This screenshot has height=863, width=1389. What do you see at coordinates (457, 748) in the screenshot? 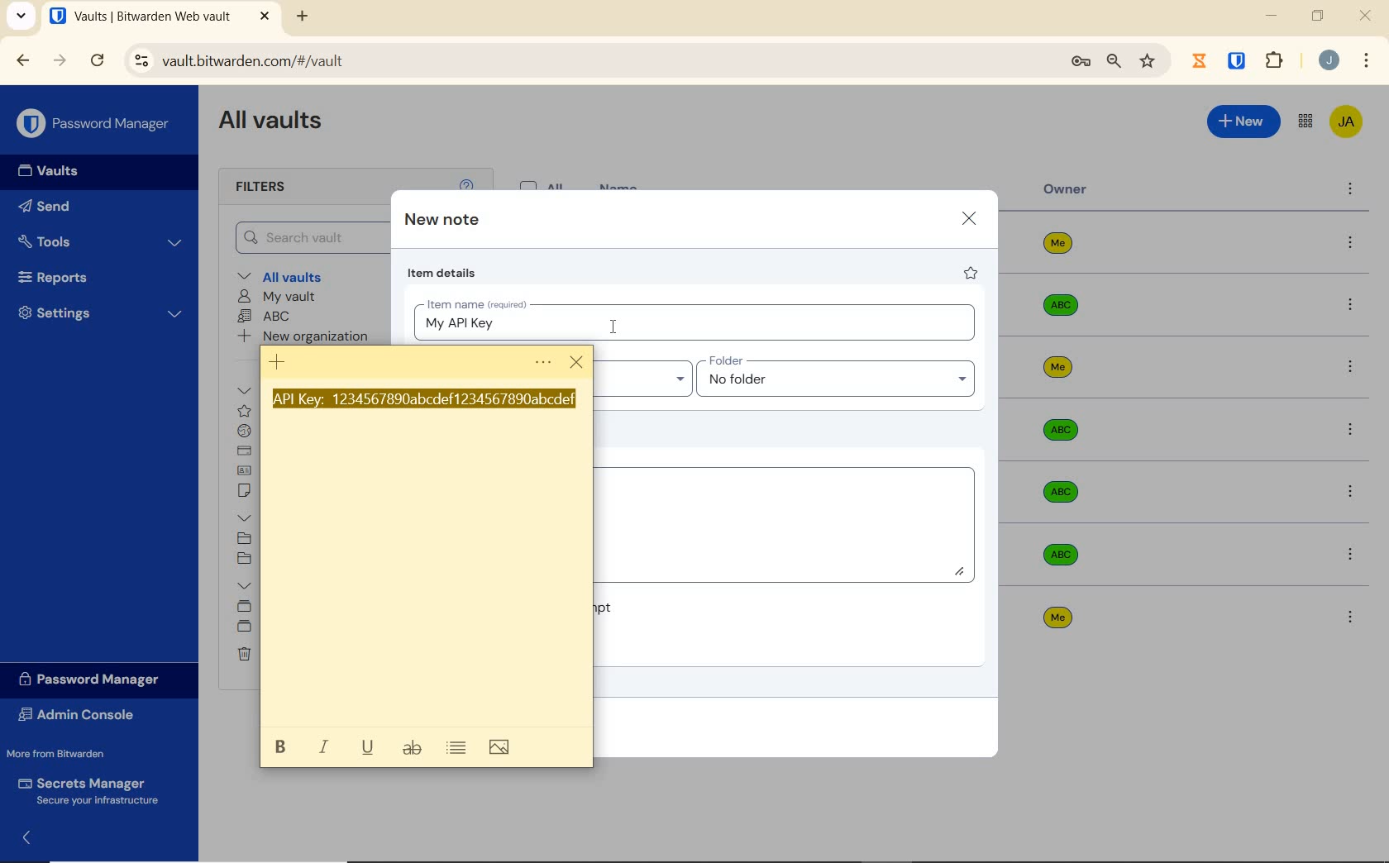
I see `toggle bullets` at bounding box center [457, 748].